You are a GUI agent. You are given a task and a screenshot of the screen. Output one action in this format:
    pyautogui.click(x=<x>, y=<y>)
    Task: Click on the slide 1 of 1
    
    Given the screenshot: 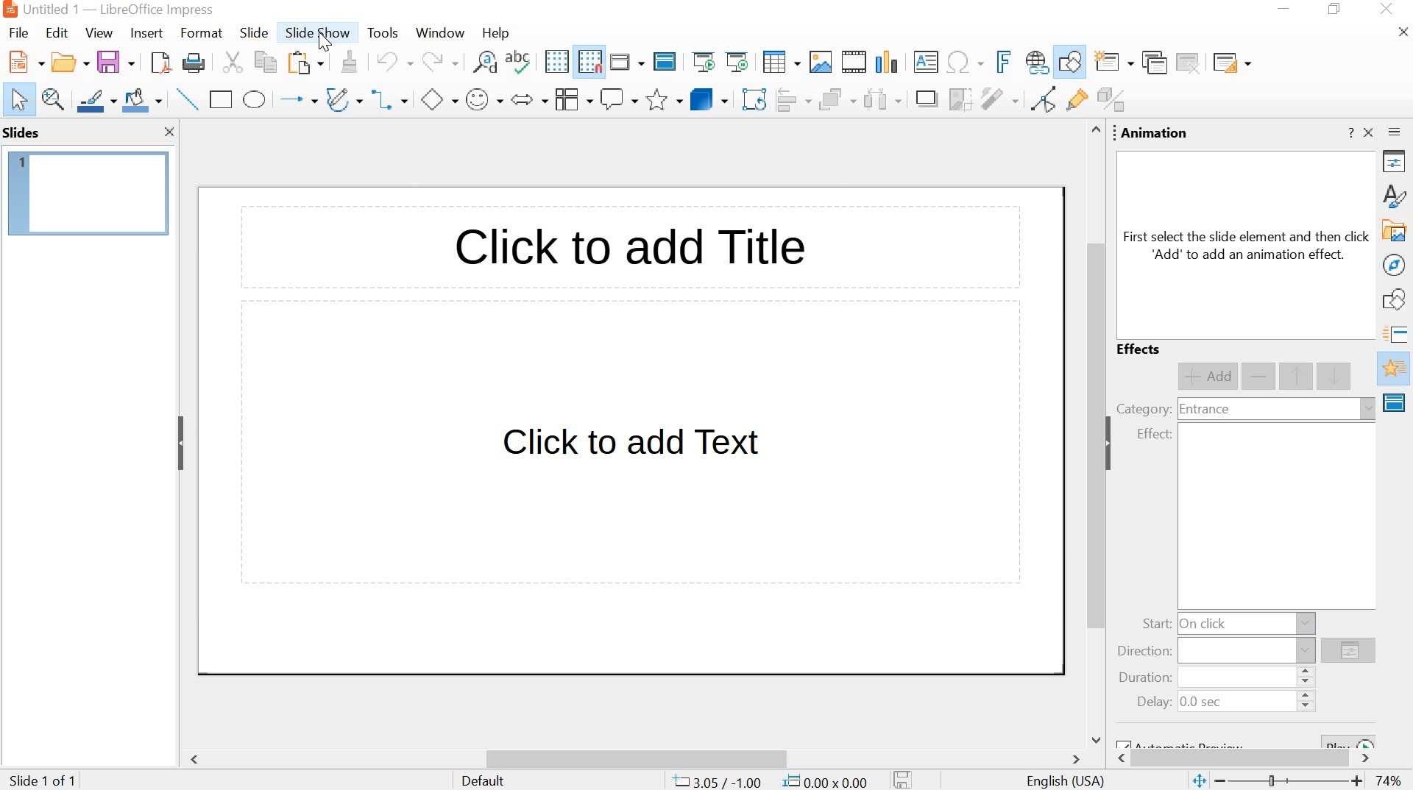 What is the action you would take?
    pyautogui.click(x=46, y=778)
    